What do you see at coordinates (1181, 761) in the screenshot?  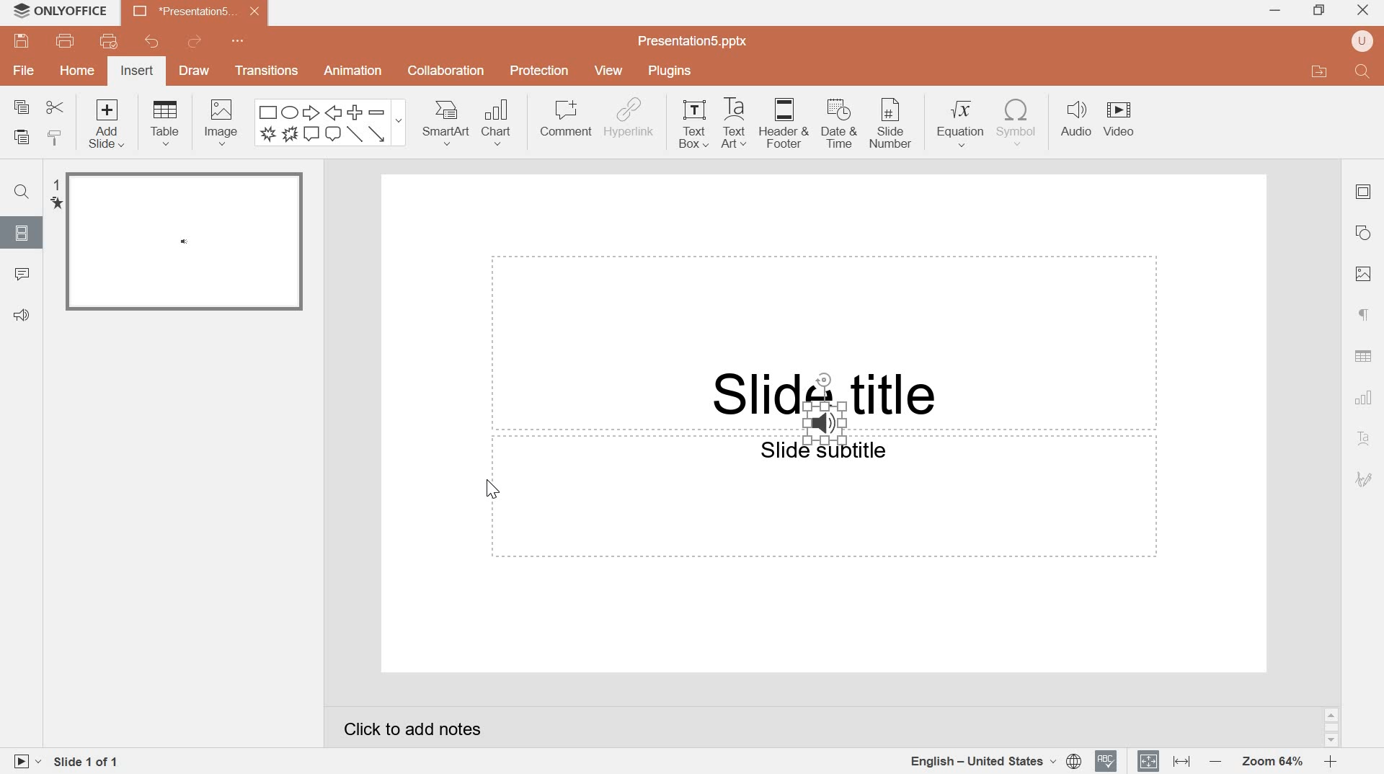 I see `Fit to width` at bounding box center [1181, 761].